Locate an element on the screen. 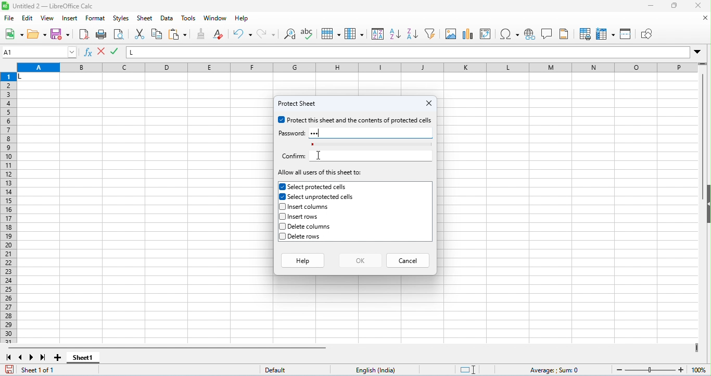 The image size is (711, 376). format is located at coordinates (96, 19).